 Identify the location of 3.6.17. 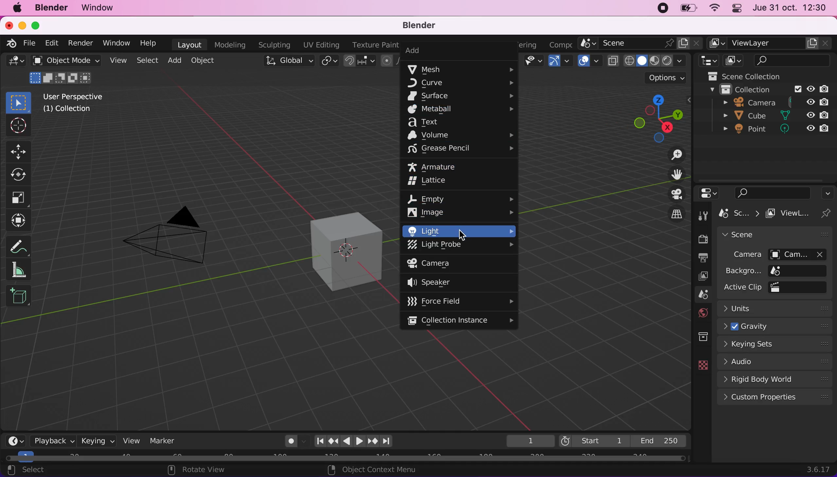
(819, 470).